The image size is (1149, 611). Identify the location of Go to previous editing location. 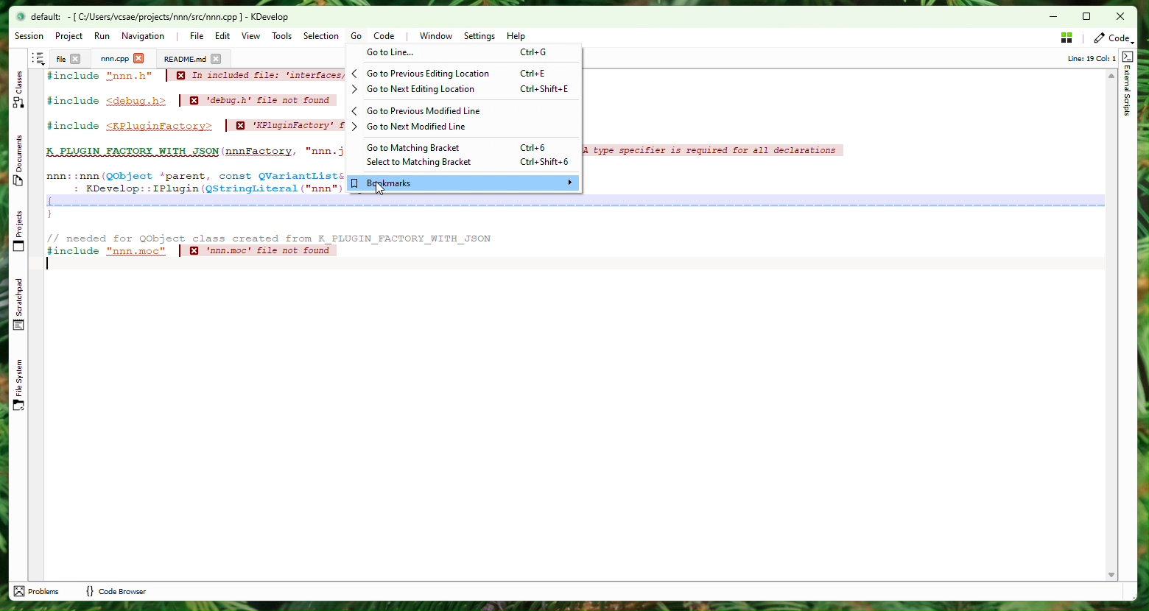
(462, 73).